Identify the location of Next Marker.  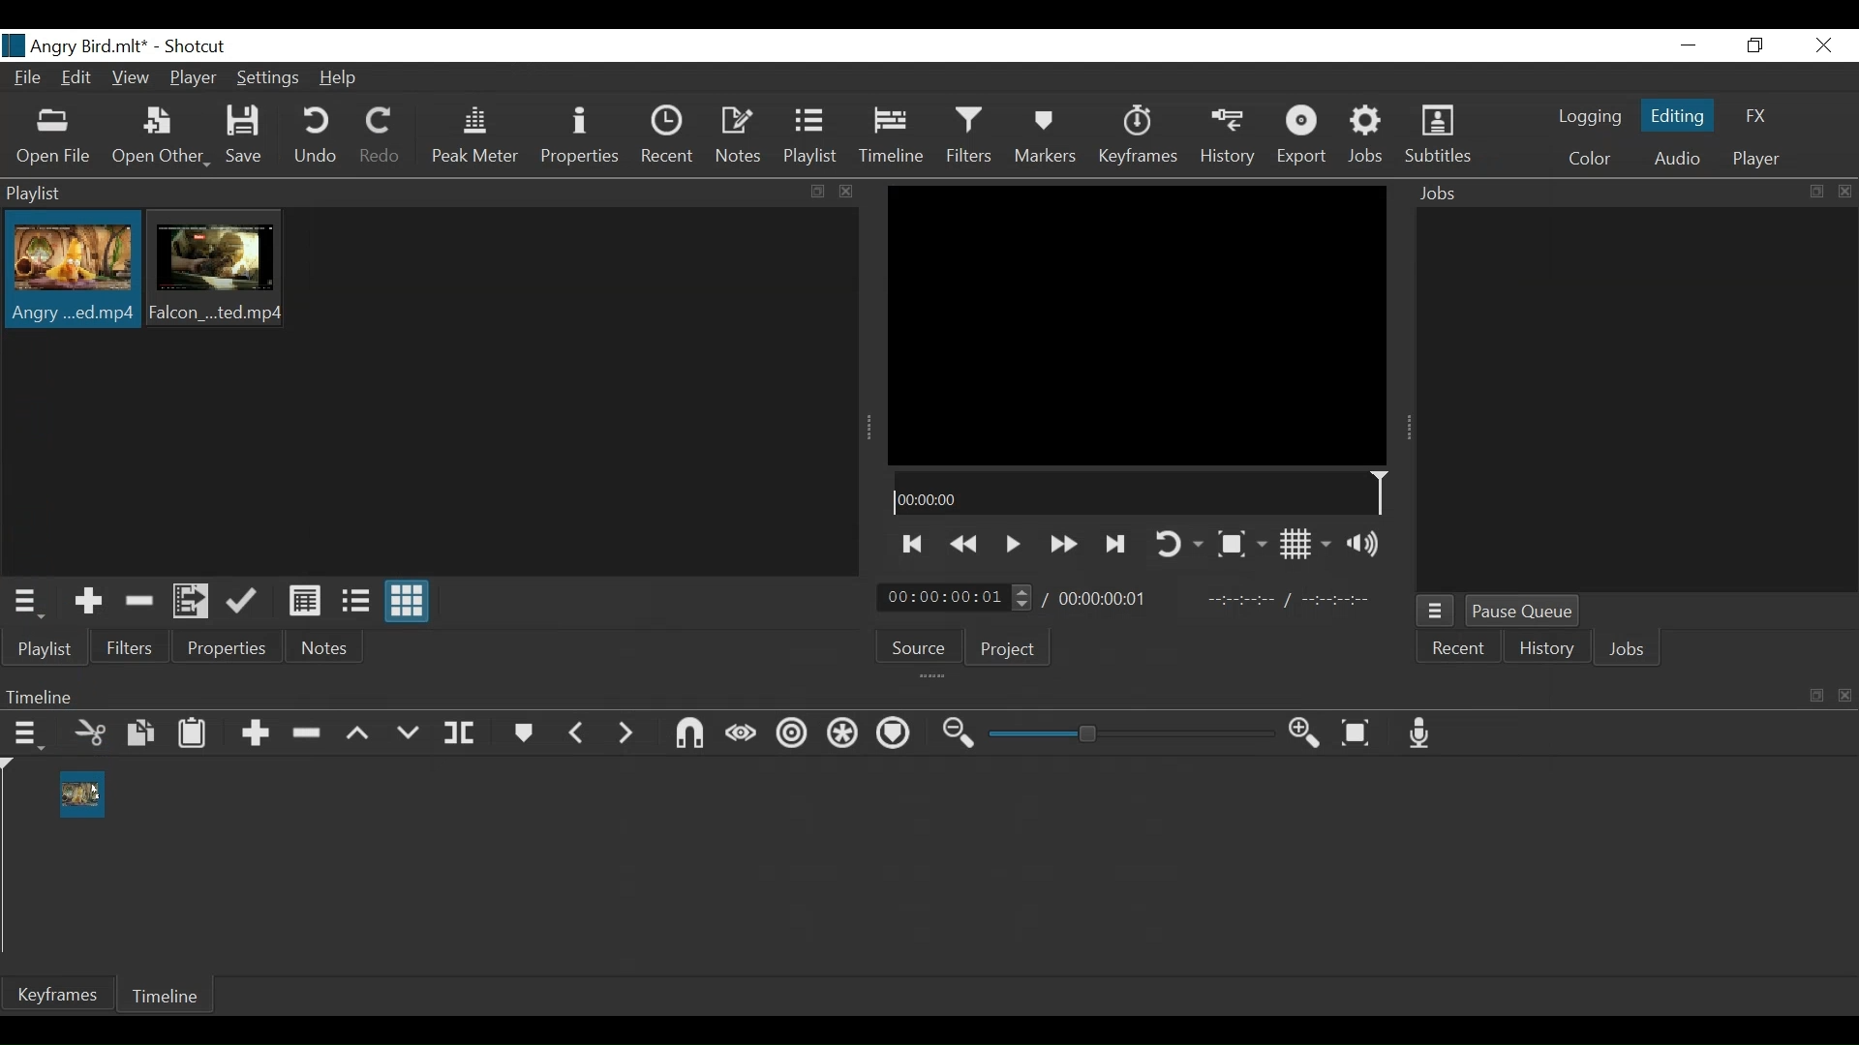
(626, 734).